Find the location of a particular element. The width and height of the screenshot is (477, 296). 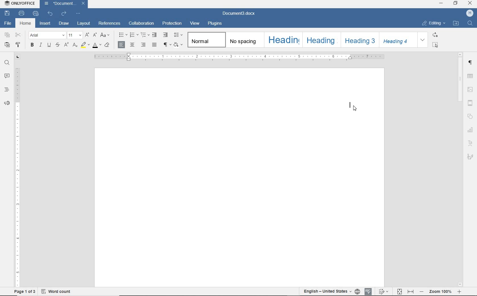

SET DOCUMENT LANGUAGE is located at coordinates (358, 291).